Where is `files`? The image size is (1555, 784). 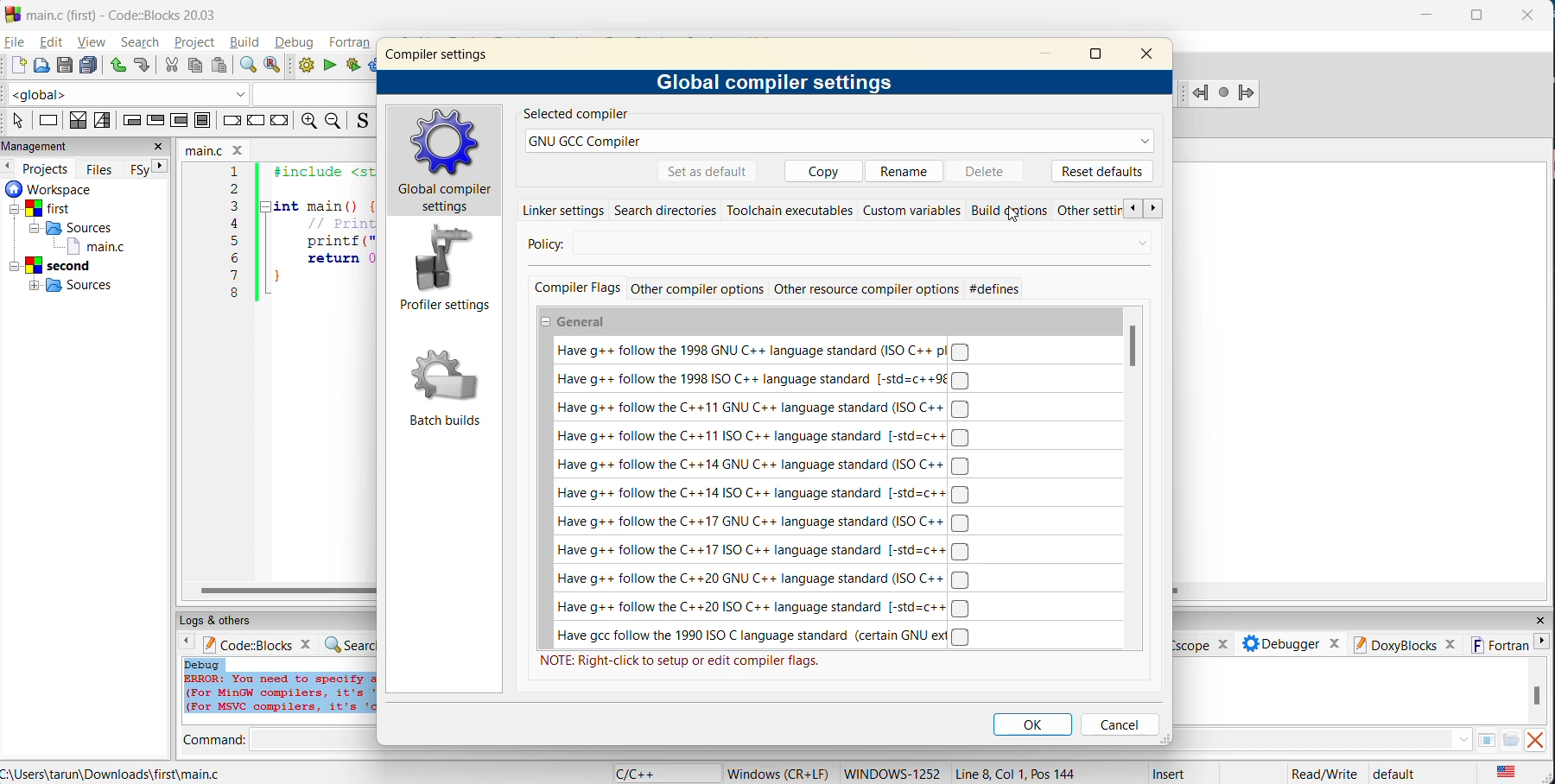 files is located at coordinates (103, 168).